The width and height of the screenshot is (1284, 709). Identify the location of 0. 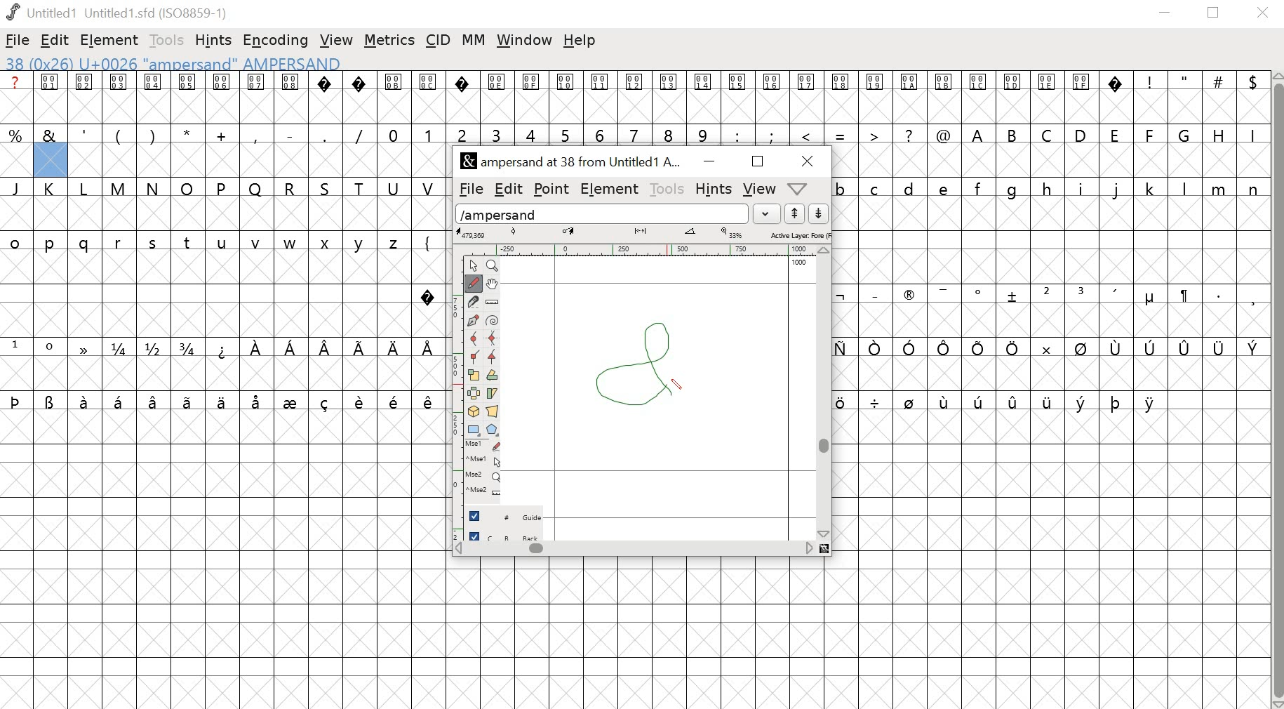
(52, 348).